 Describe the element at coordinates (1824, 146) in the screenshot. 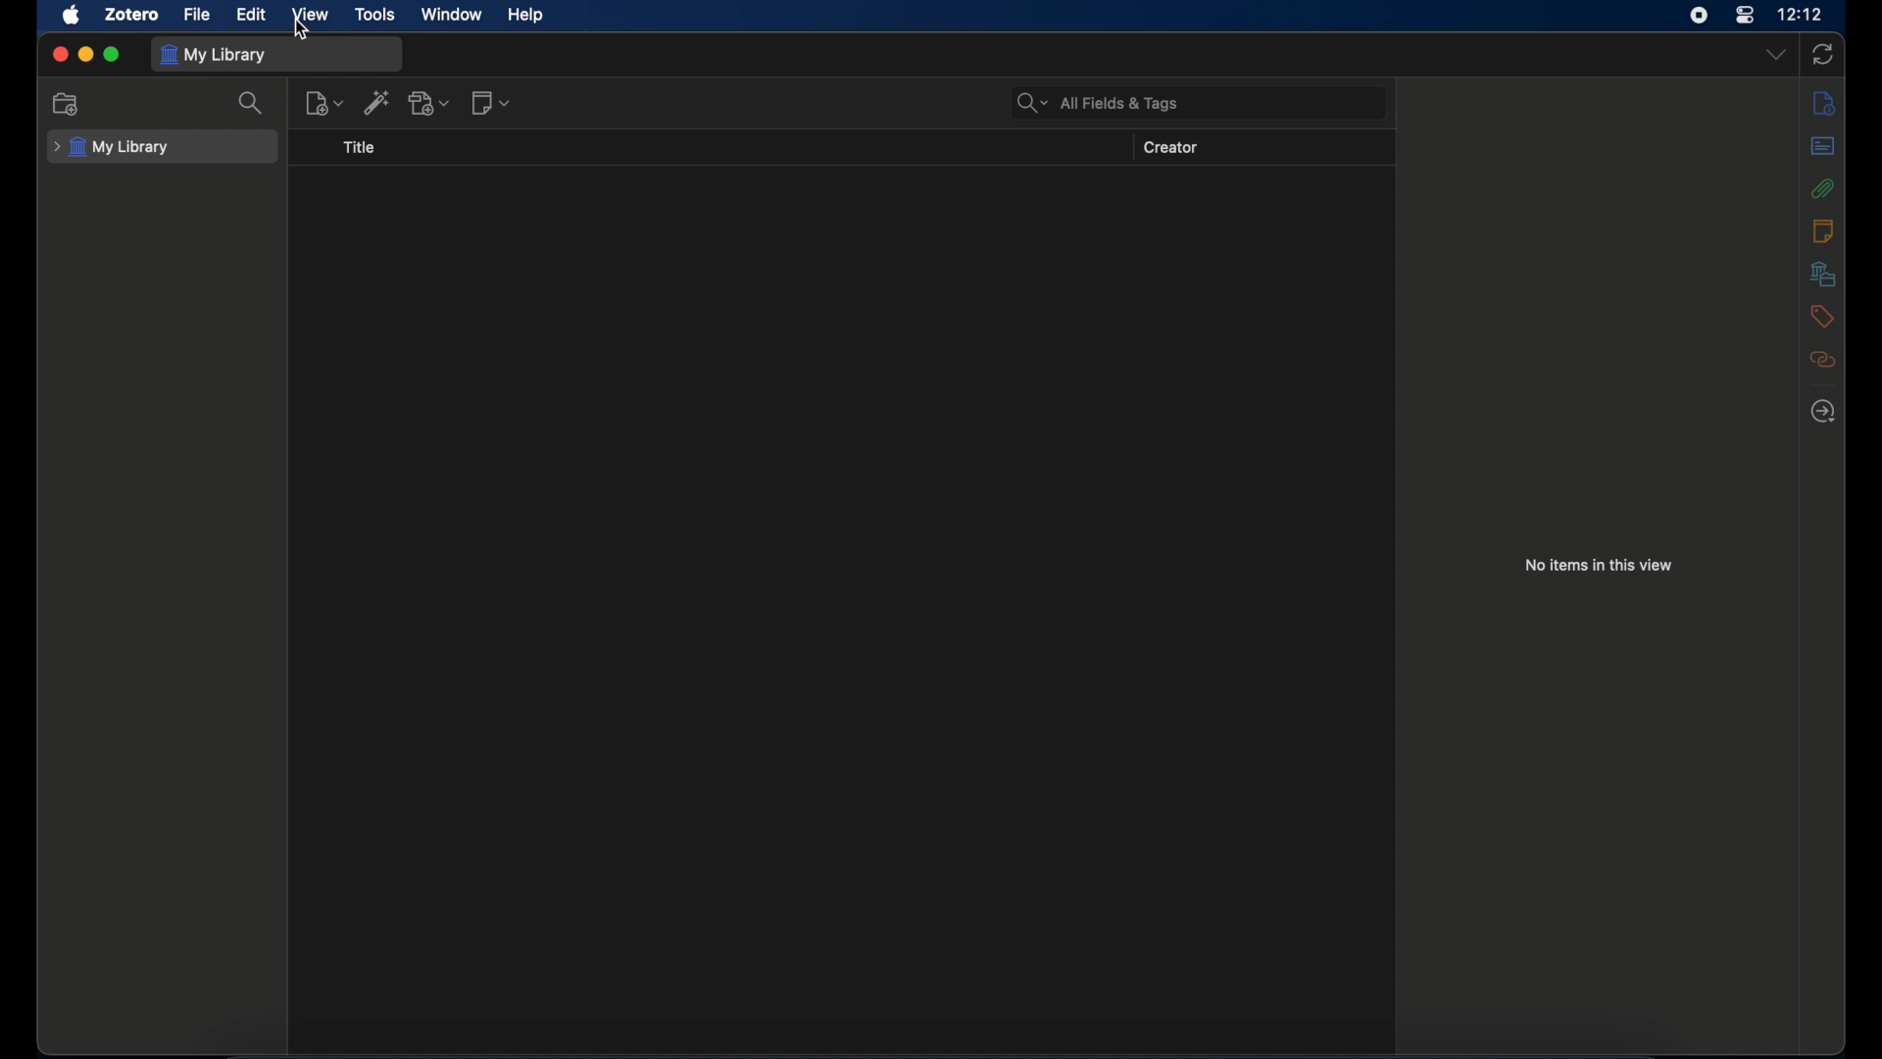

I see `abstract` at that location.